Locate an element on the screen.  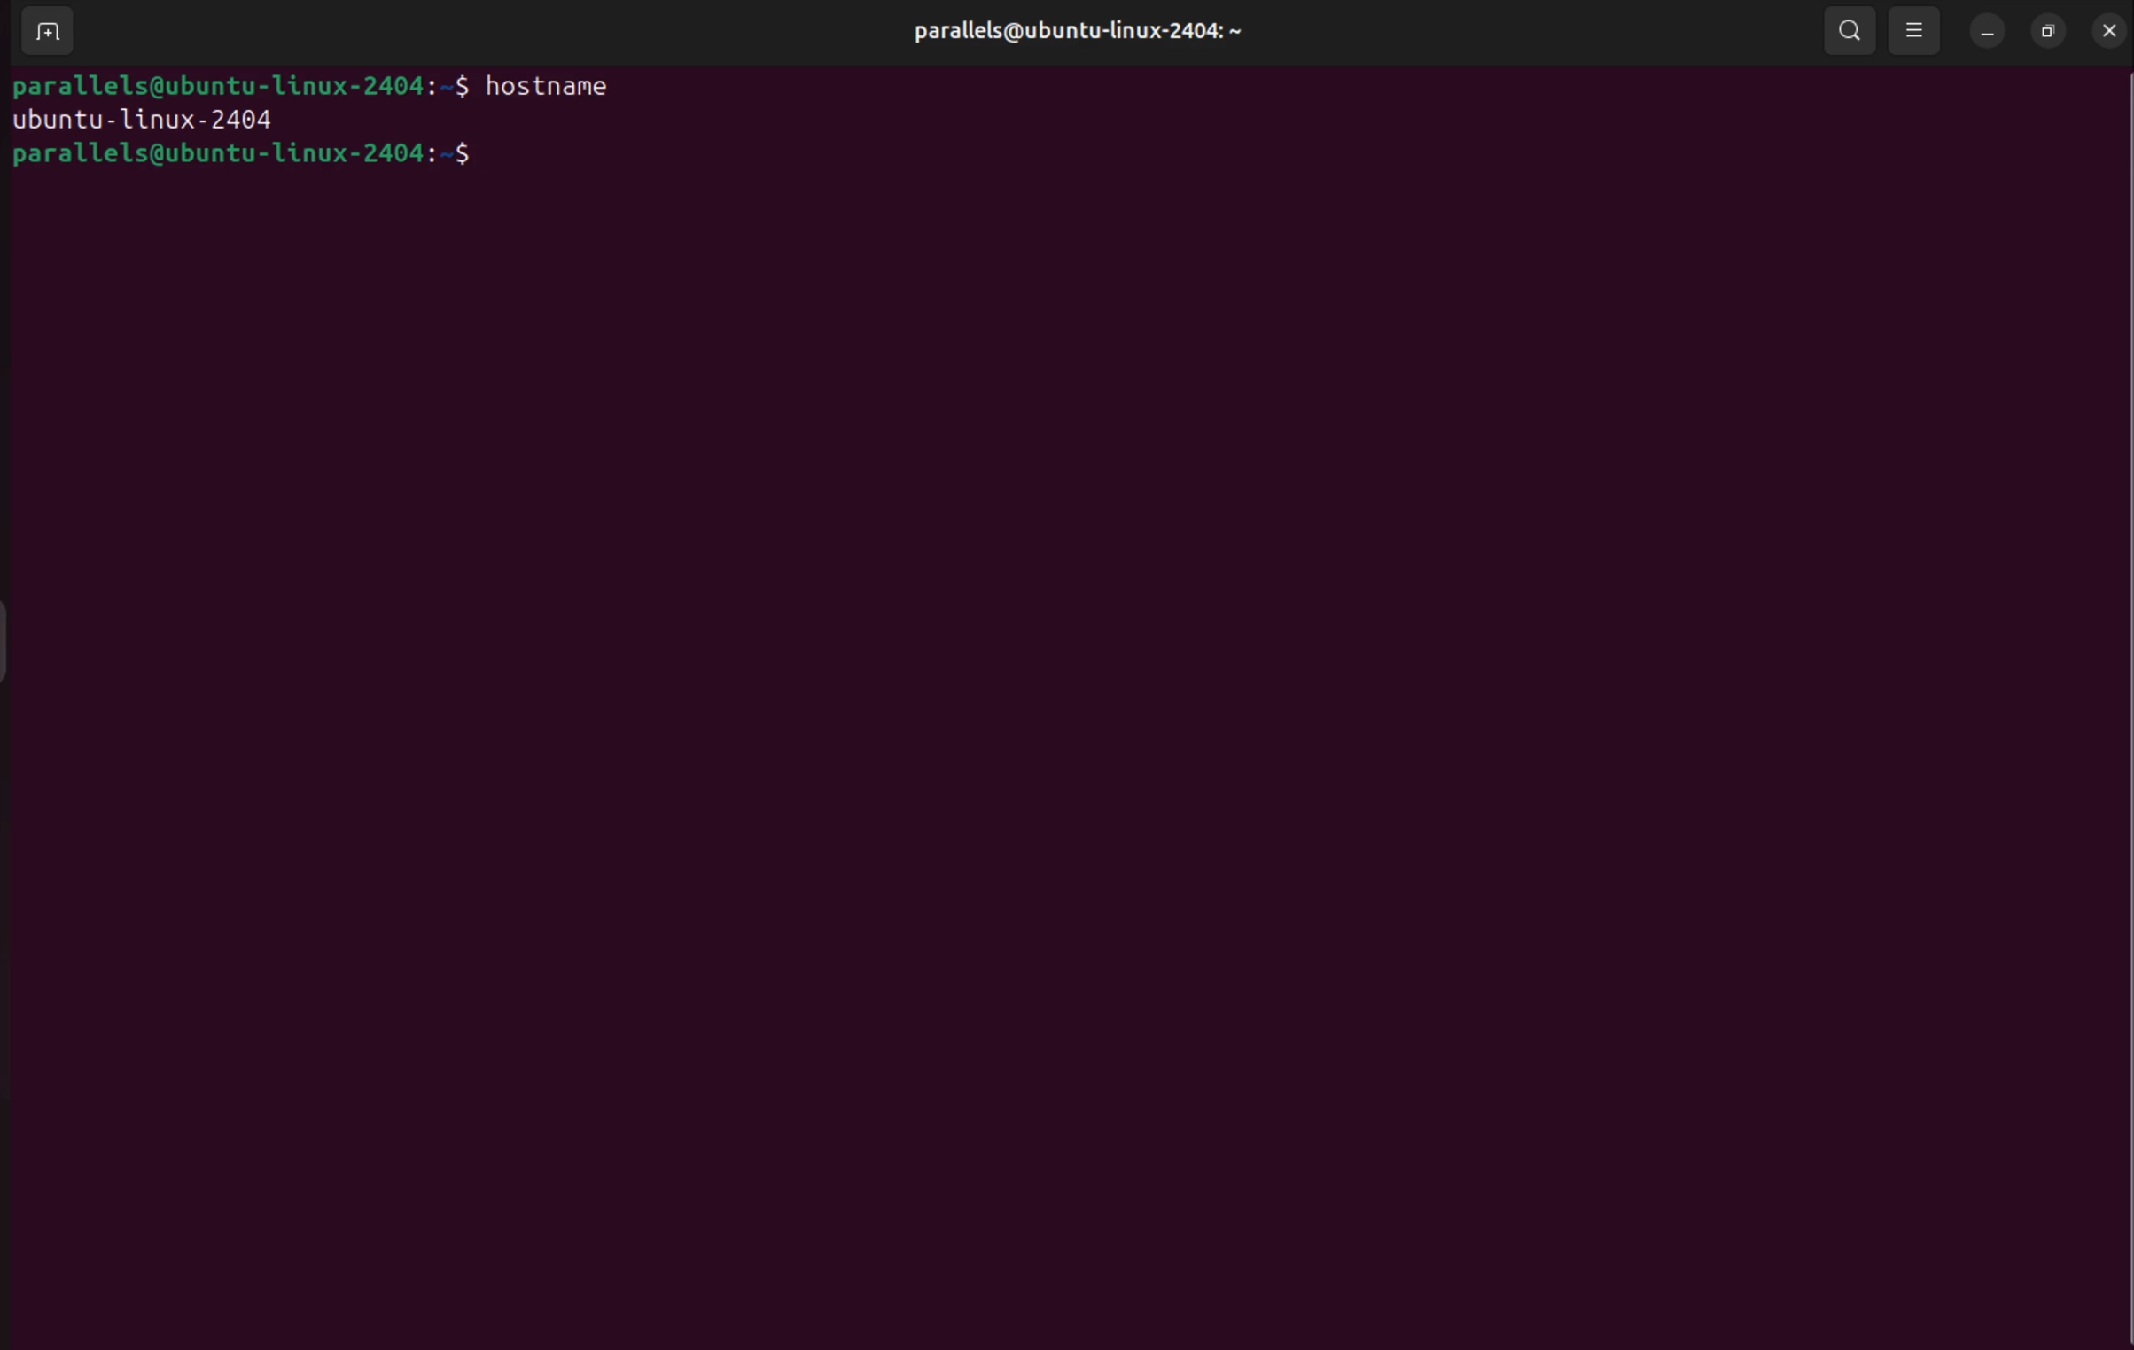
hostname is located at coordinates (558, 85).